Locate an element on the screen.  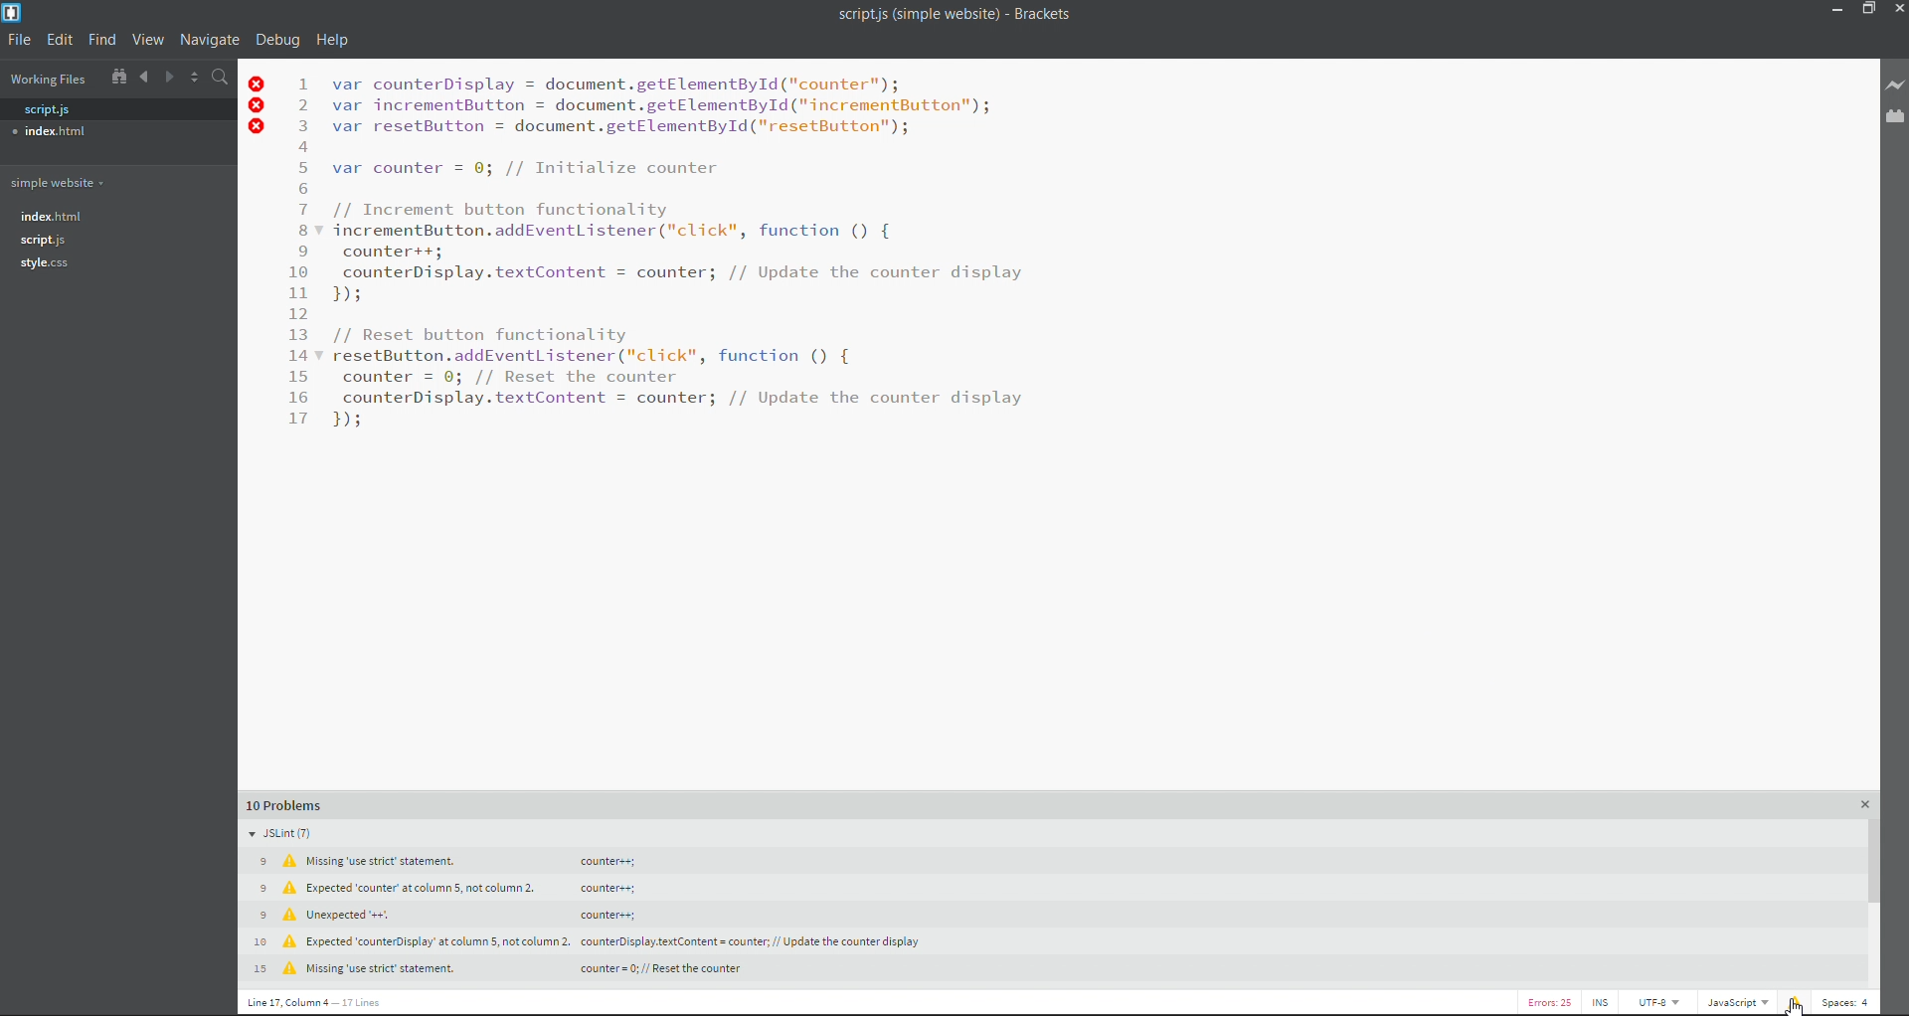
space count is located at coordinates (1846, 1001).